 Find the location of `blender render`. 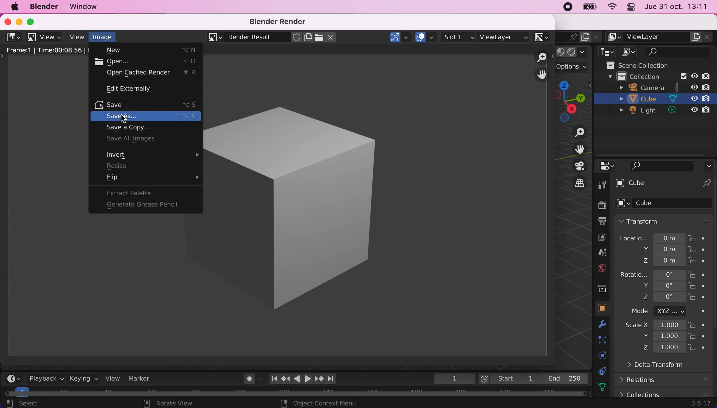

blender render is located at coordinates (280, 22).